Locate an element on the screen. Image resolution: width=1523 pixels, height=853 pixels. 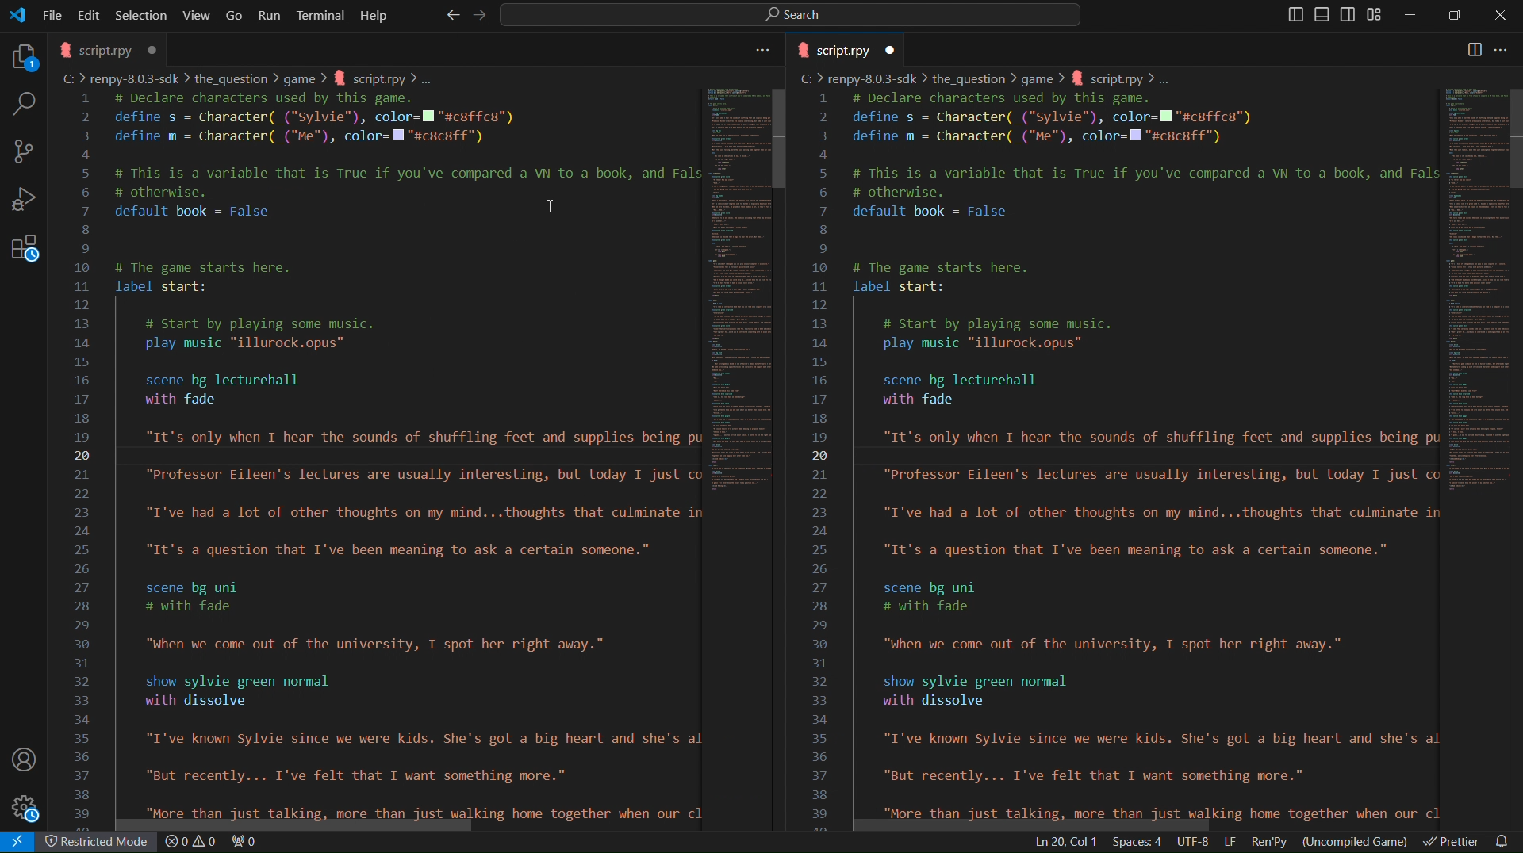
Ln 20, col 1 is located at coordinates (1063, 841).